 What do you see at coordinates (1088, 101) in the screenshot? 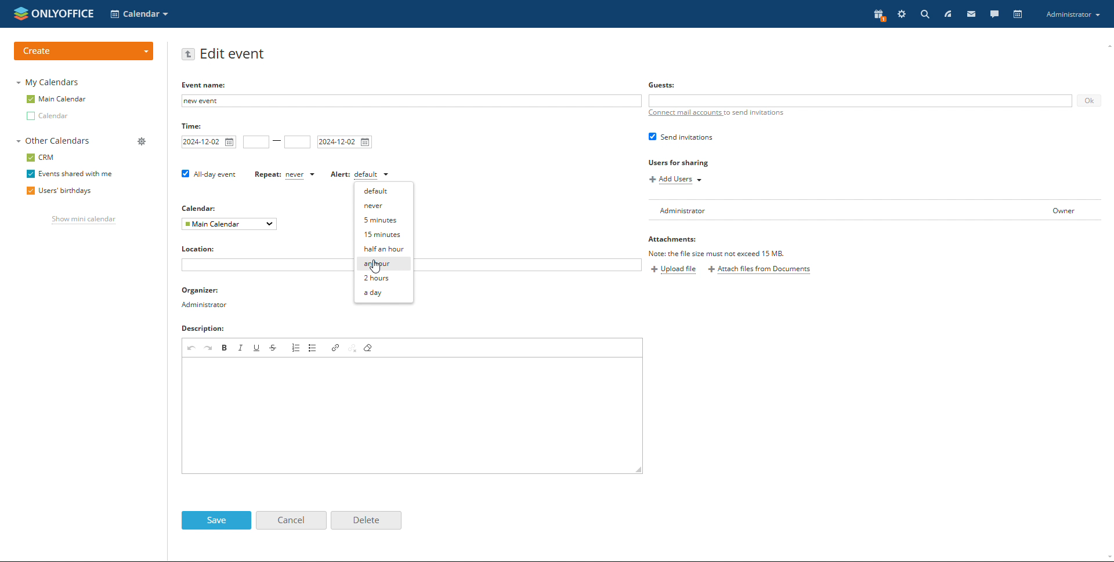
I see `ok` at bounding box center [1088, 101].